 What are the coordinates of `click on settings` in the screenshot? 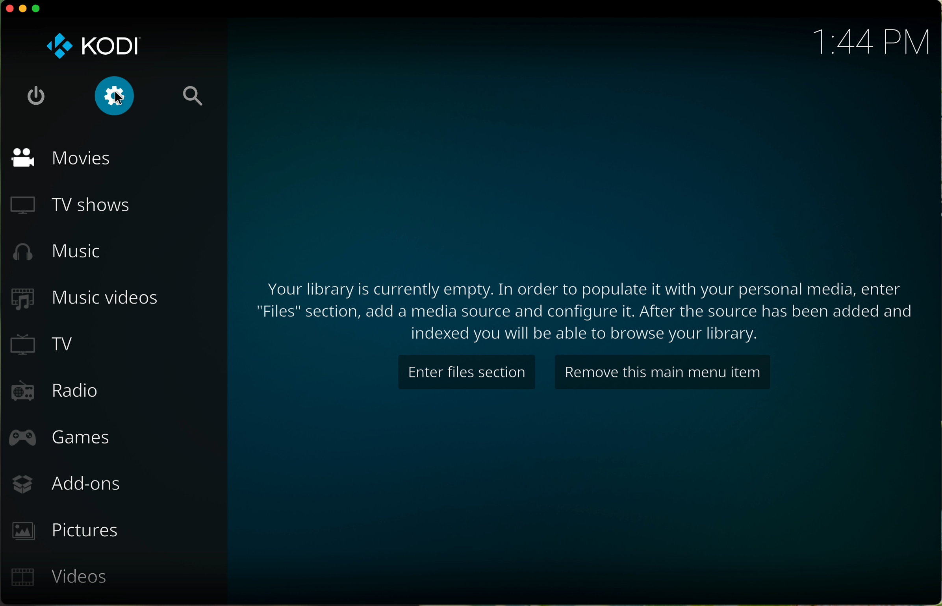 It's located at (115, 96).